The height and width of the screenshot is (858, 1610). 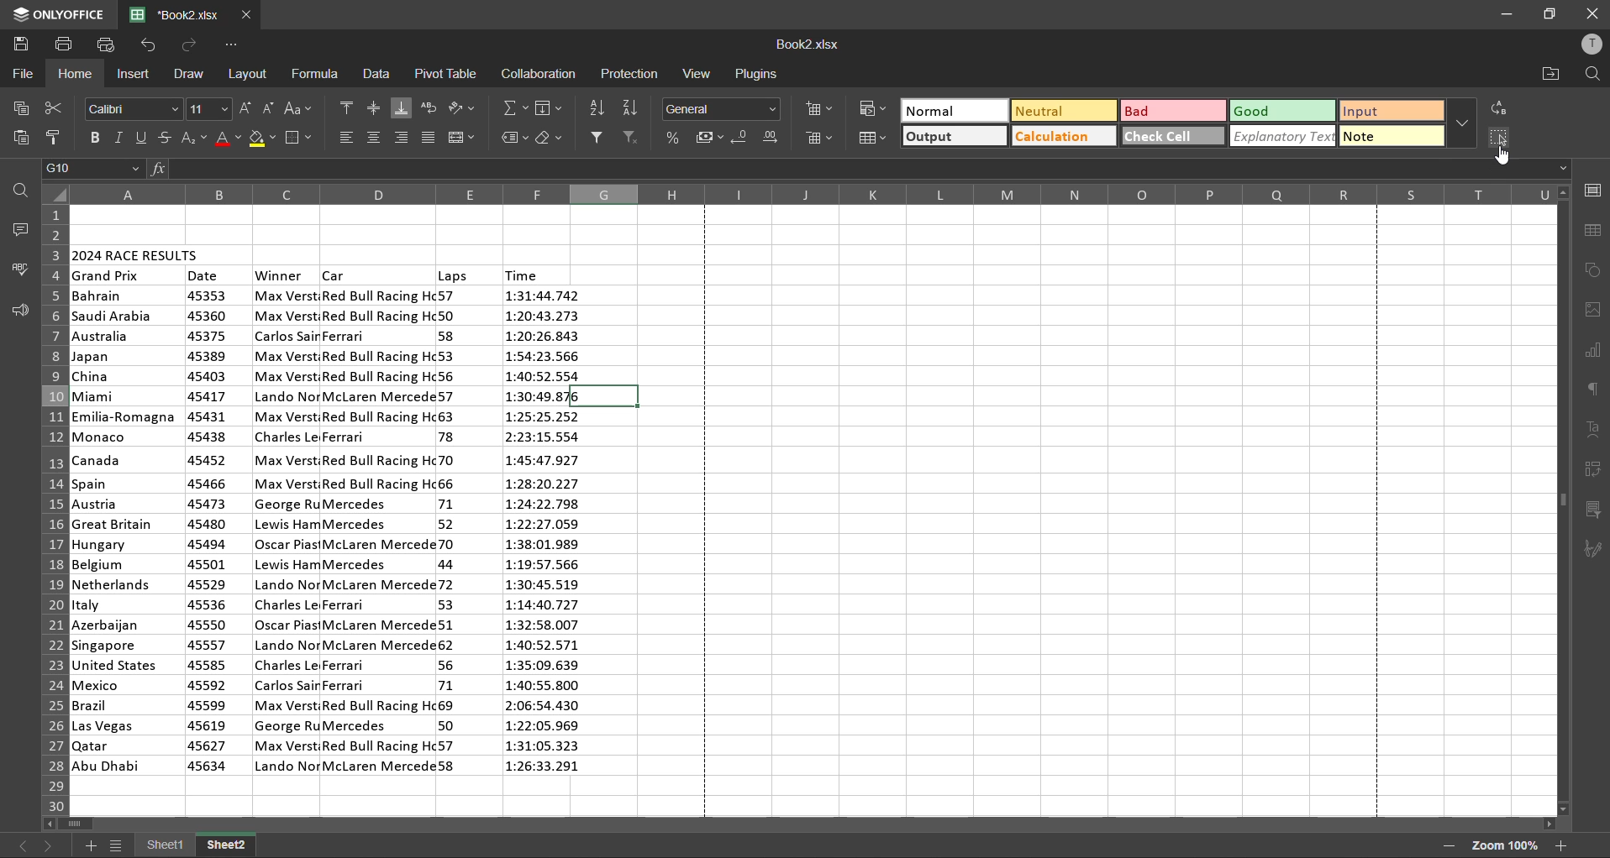 What do you see at coordinates (1560, 844) in the screenshot?
I see `zoom in` at bounding box center [1560, 844].